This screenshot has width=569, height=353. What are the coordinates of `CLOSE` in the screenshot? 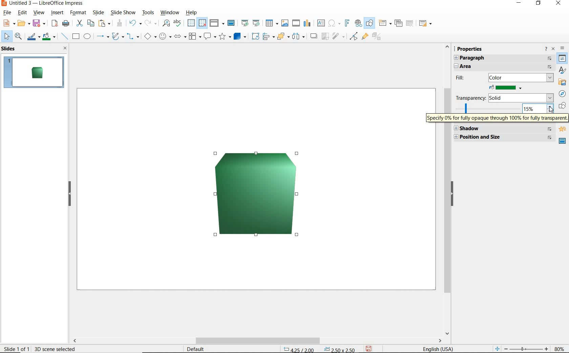 It's located at (559, 4).